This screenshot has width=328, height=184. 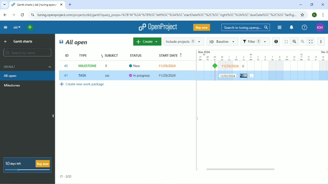 What do you see at coordinates (198, 118) in the screenshot?
I see `Resize` at bounding box center [198, 118].